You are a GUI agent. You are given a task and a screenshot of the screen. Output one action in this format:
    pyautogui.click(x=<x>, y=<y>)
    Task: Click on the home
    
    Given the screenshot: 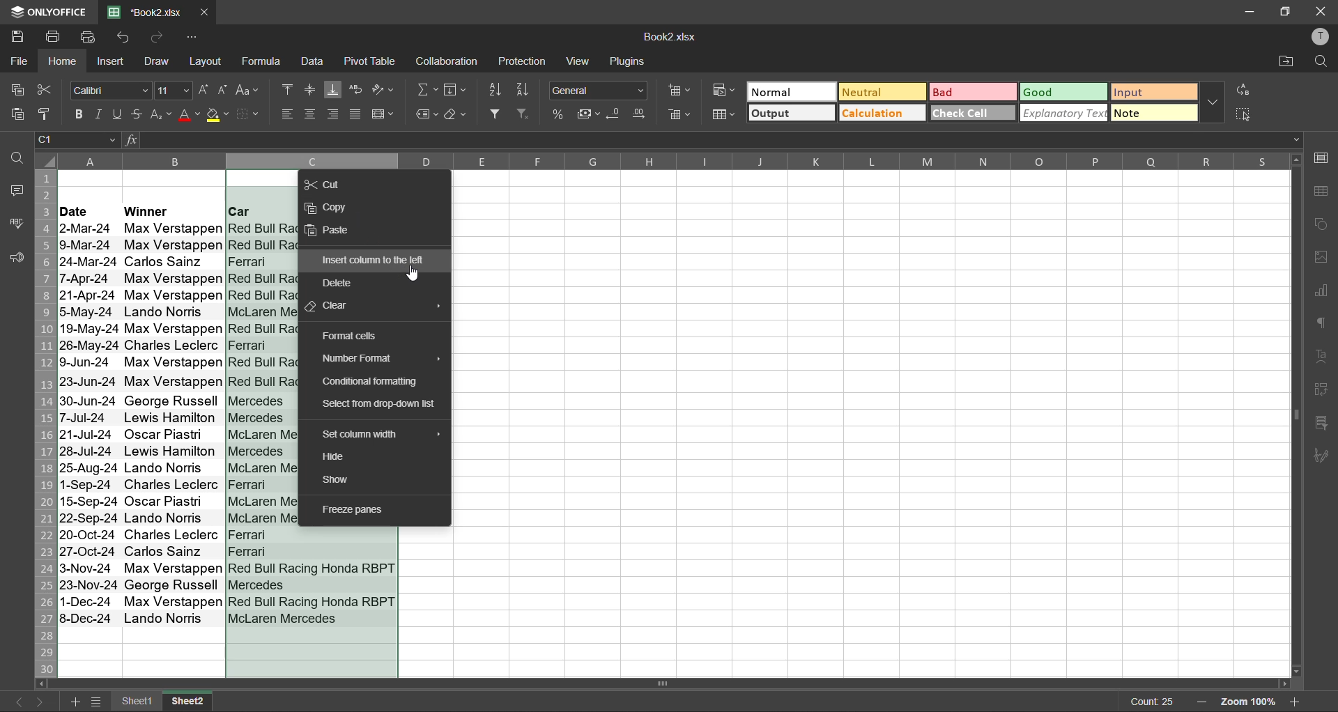 What is the action you would take?
    pyautogui.click(x=64, y=62)
    